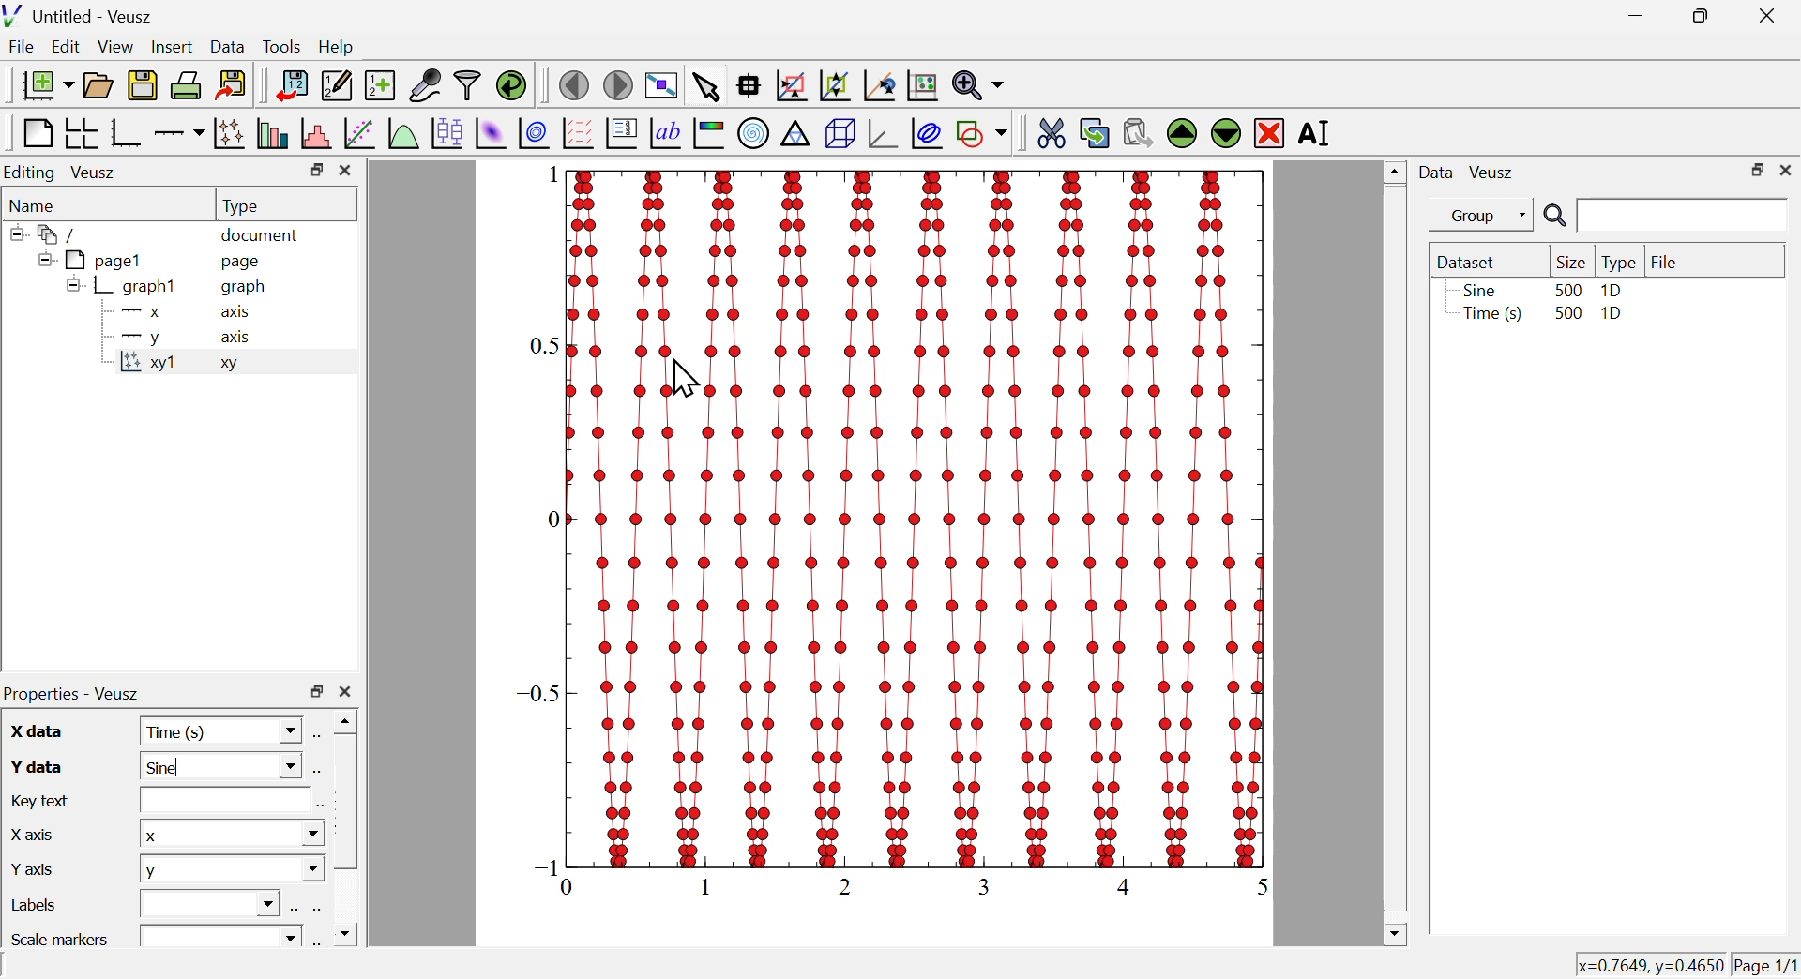 The image size is (1801, 979). I want to click on 3d graph, so click(883, 134).